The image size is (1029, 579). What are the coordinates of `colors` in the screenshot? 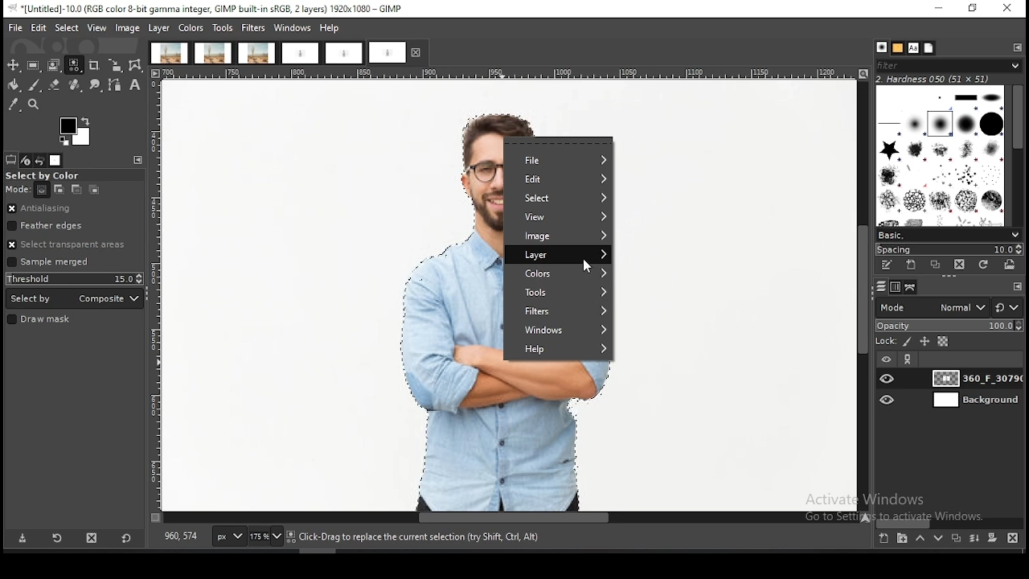 It's located at (560, 273).